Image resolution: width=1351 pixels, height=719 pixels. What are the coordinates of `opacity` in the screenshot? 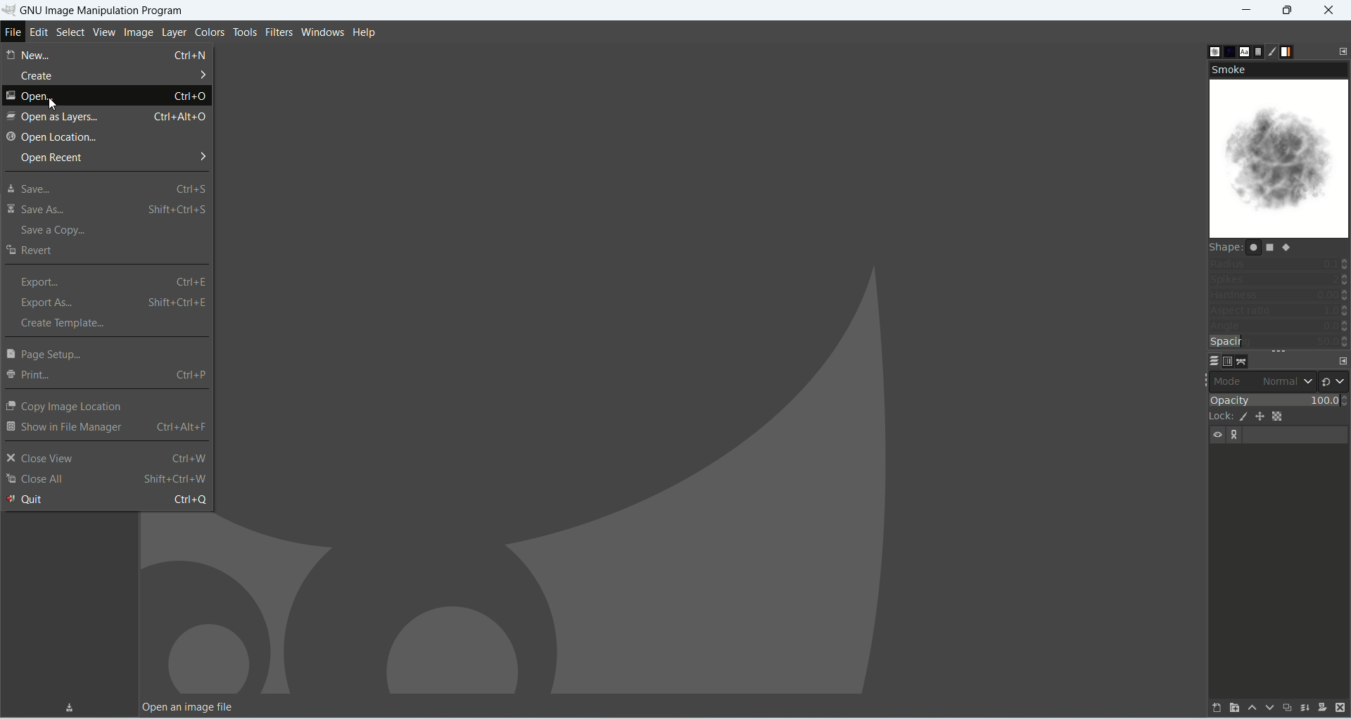 It's located at (1248, 402).